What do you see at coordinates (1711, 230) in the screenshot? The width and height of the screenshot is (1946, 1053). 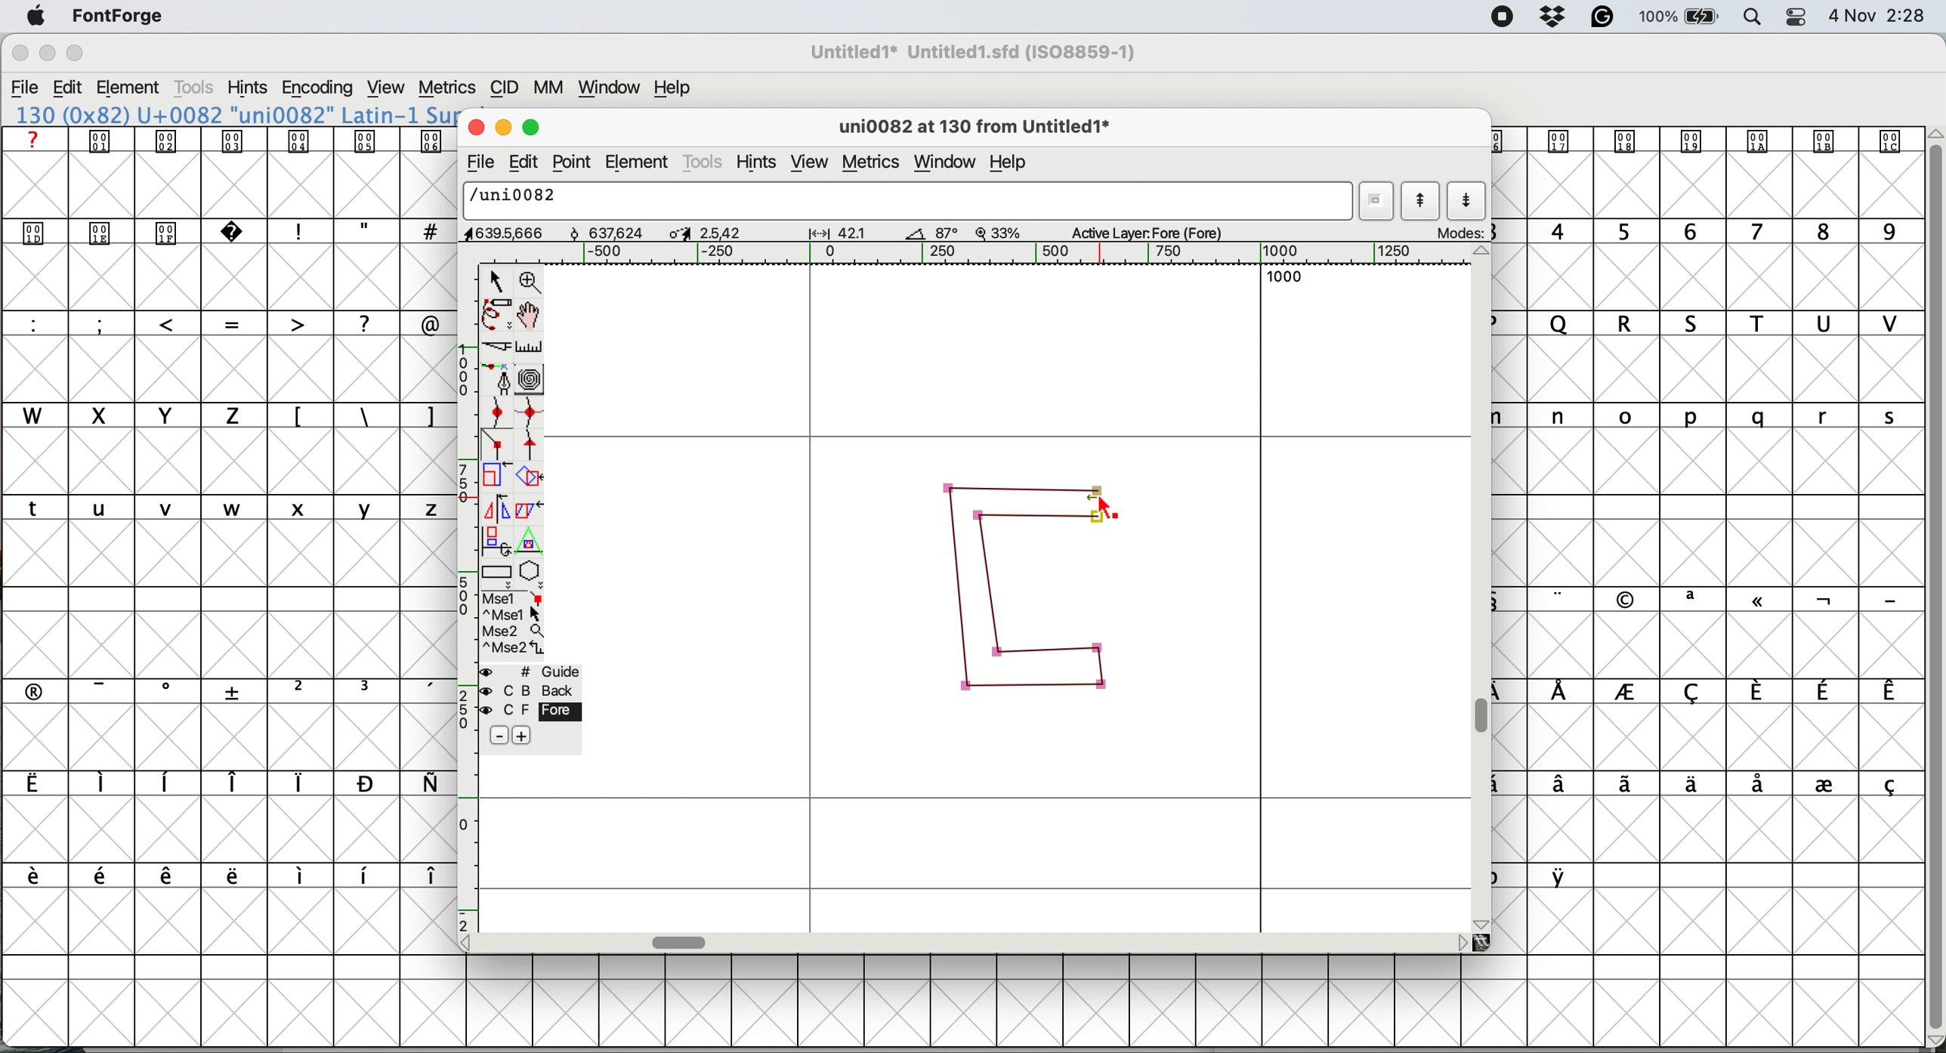 I see `numbers` at bounding box center [1711, 230].